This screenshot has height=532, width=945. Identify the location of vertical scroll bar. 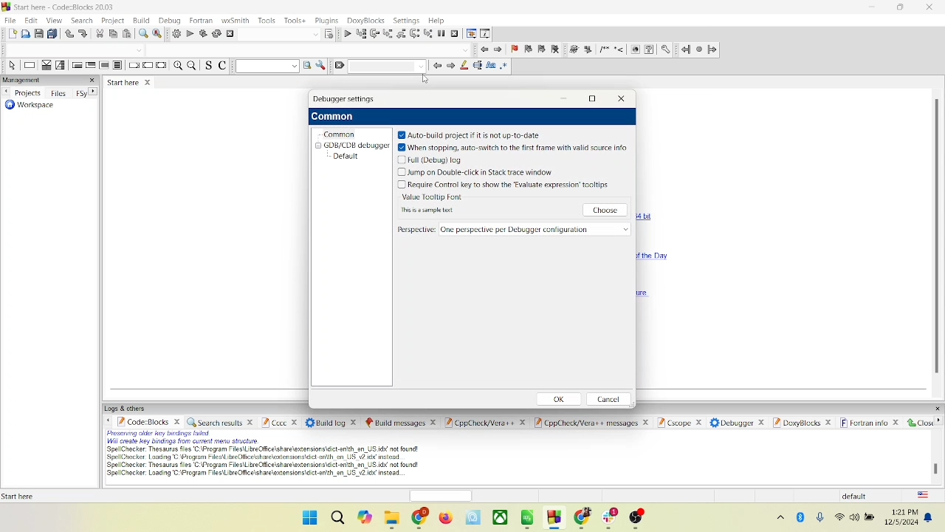
(938, 242).